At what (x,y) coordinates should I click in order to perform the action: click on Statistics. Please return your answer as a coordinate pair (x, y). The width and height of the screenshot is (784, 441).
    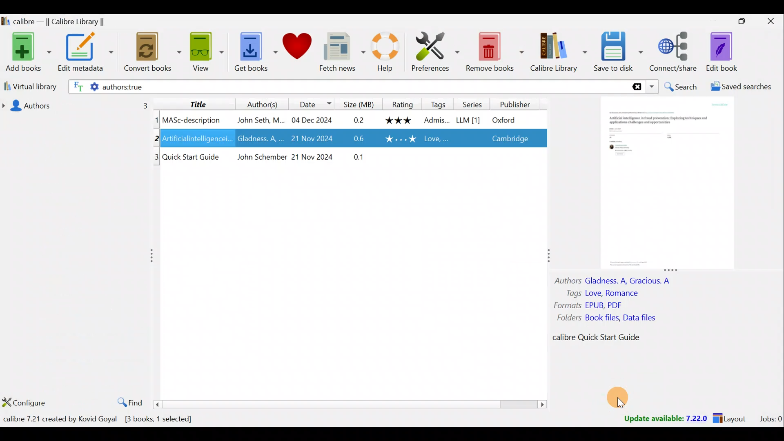
    Looking at the image, I should click on (113, 419).